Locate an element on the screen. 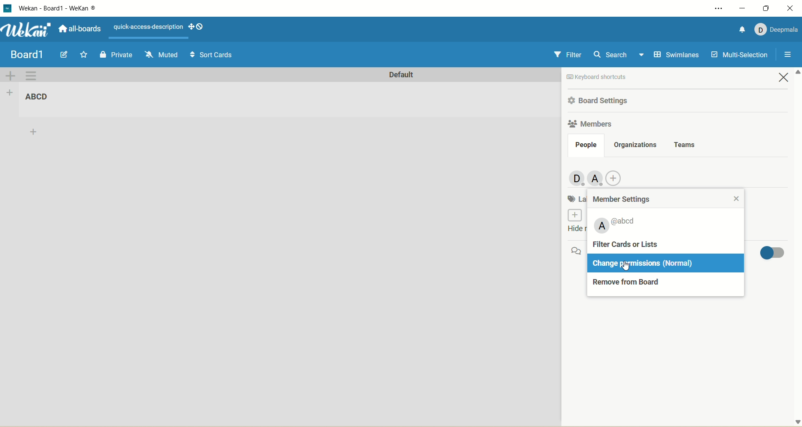 Image resolution: width=802 pixels, height=427 pixels. Muted is located at coordinates (161, 53).